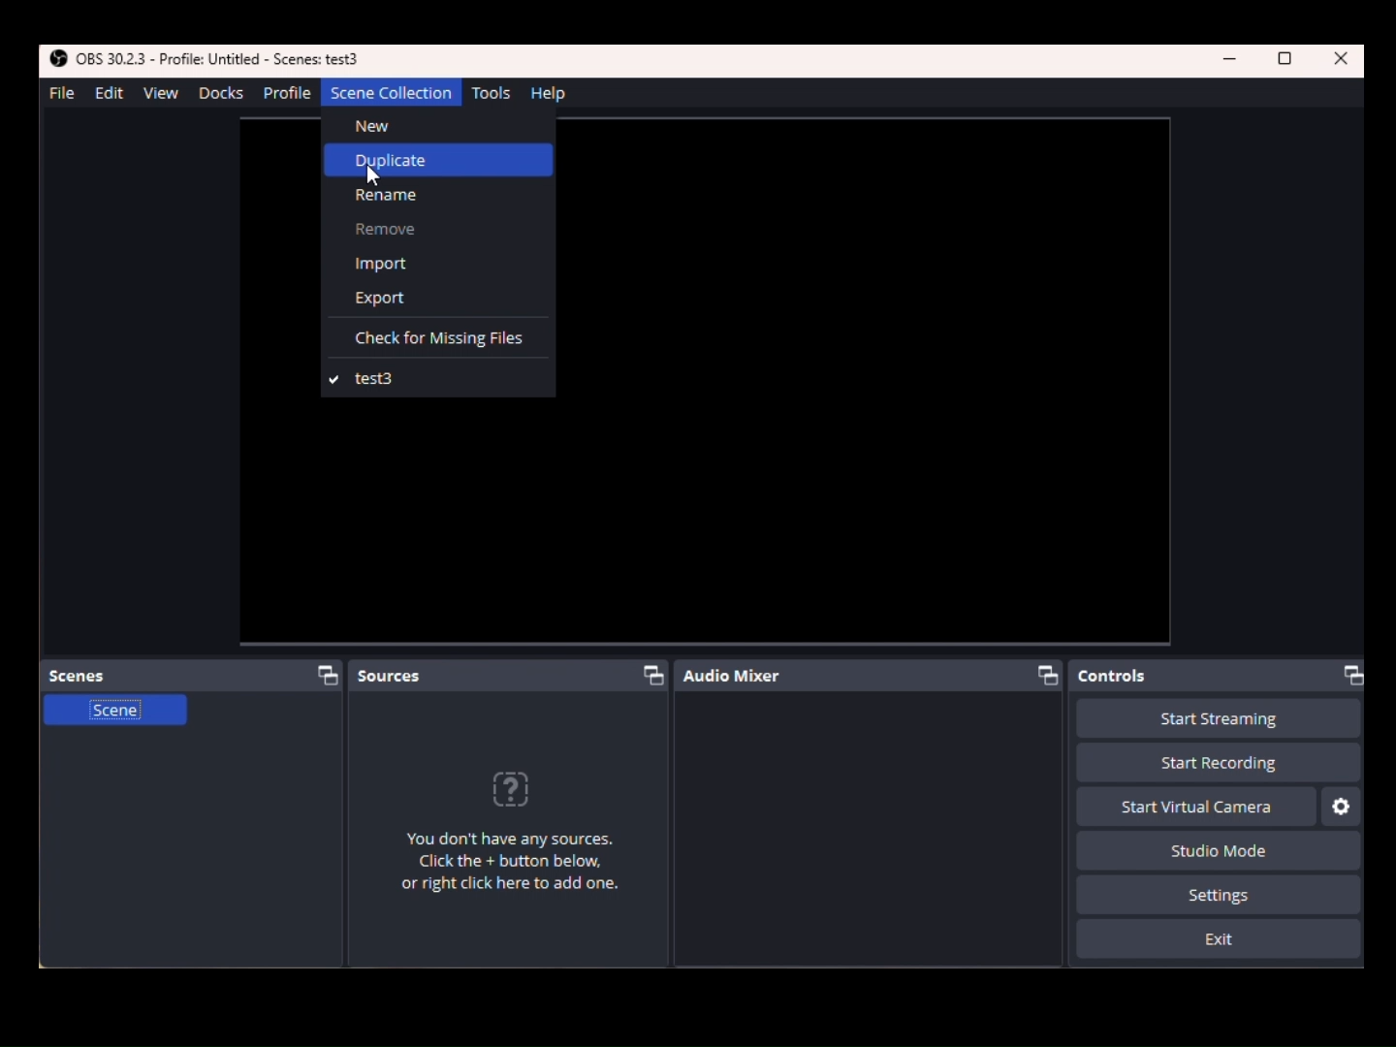  What do you see at coordinates (441, 300) in the screenshot?
I see `Export` at bounding box center [441, 300].